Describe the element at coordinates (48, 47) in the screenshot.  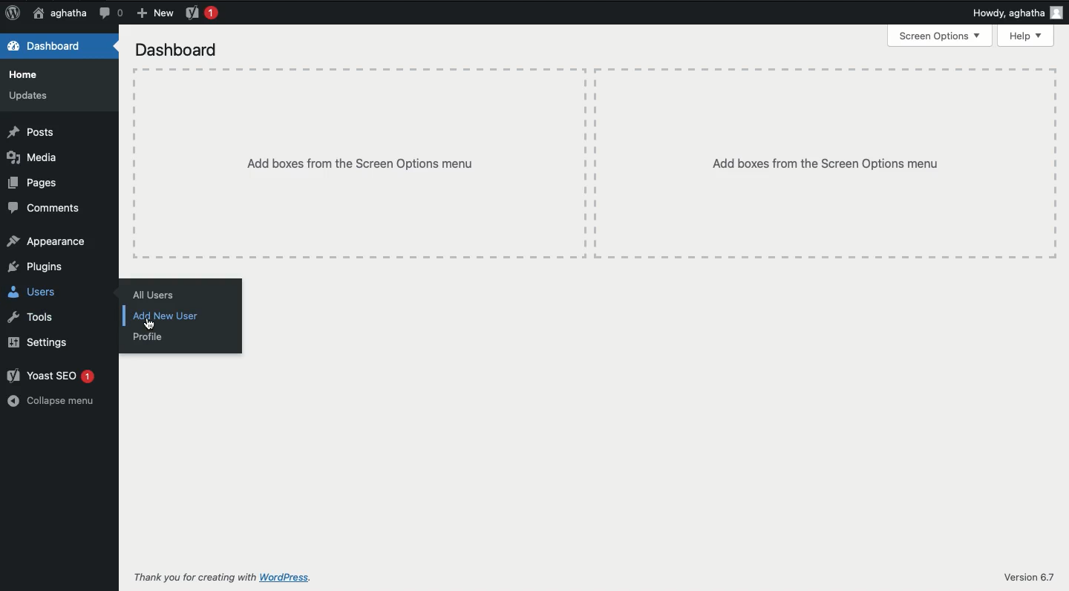
I see `Dashboard` at that location.